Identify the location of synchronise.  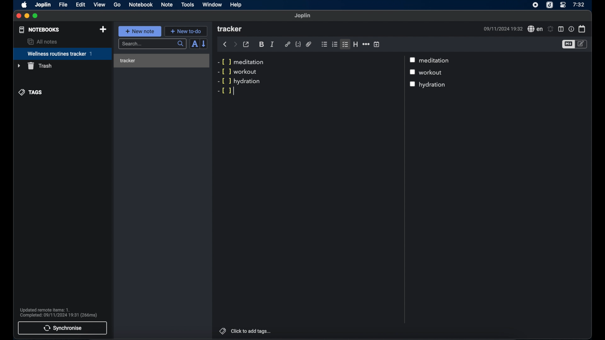
(63, 328).